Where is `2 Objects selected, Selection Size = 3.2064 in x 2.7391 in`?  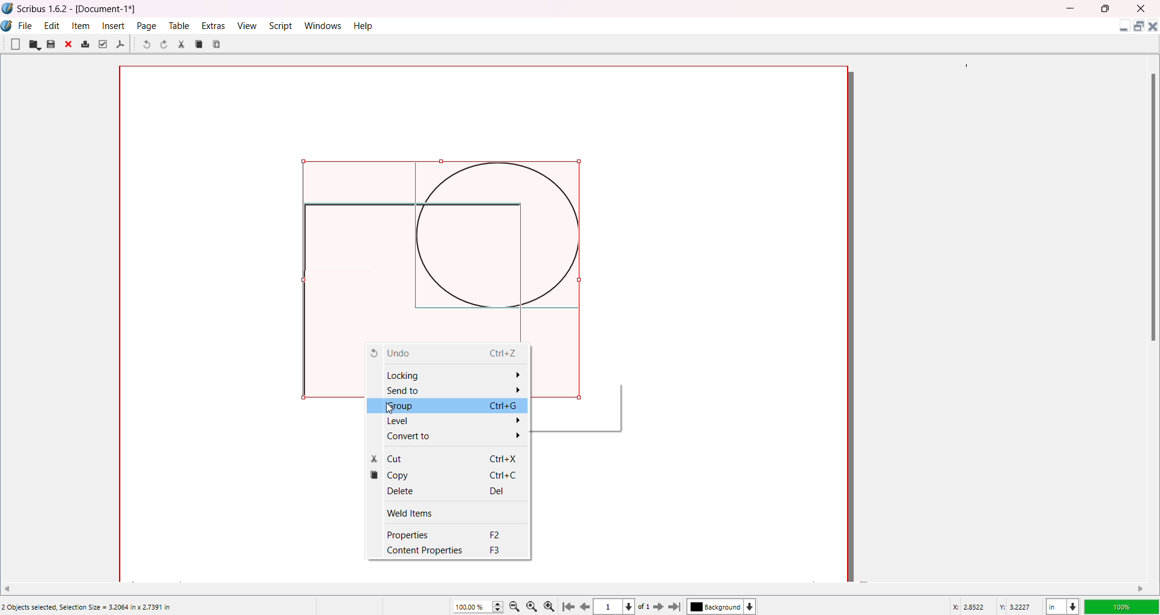 2 Objects selected, Selection Size = 3.2064 in x 2.7391 in is located at coordinates (87, 607).